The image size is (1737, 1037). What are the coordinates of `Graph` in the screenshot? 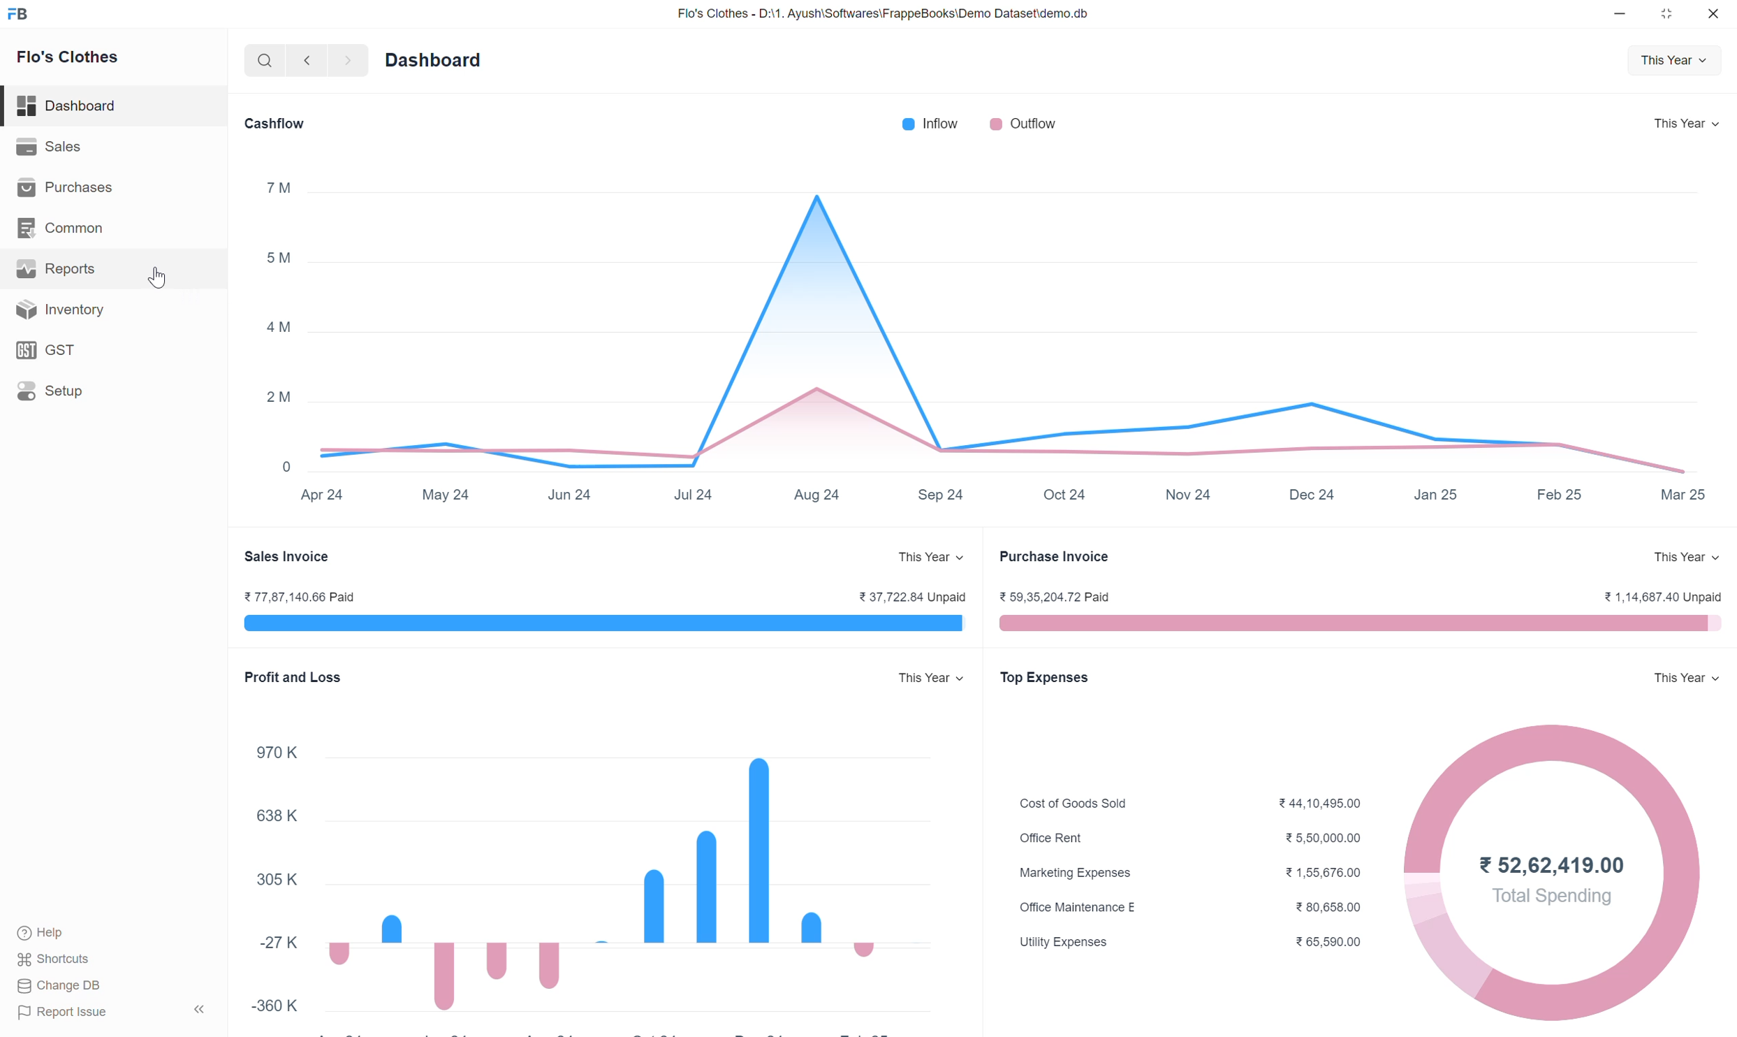 It's located at (1015, 328).